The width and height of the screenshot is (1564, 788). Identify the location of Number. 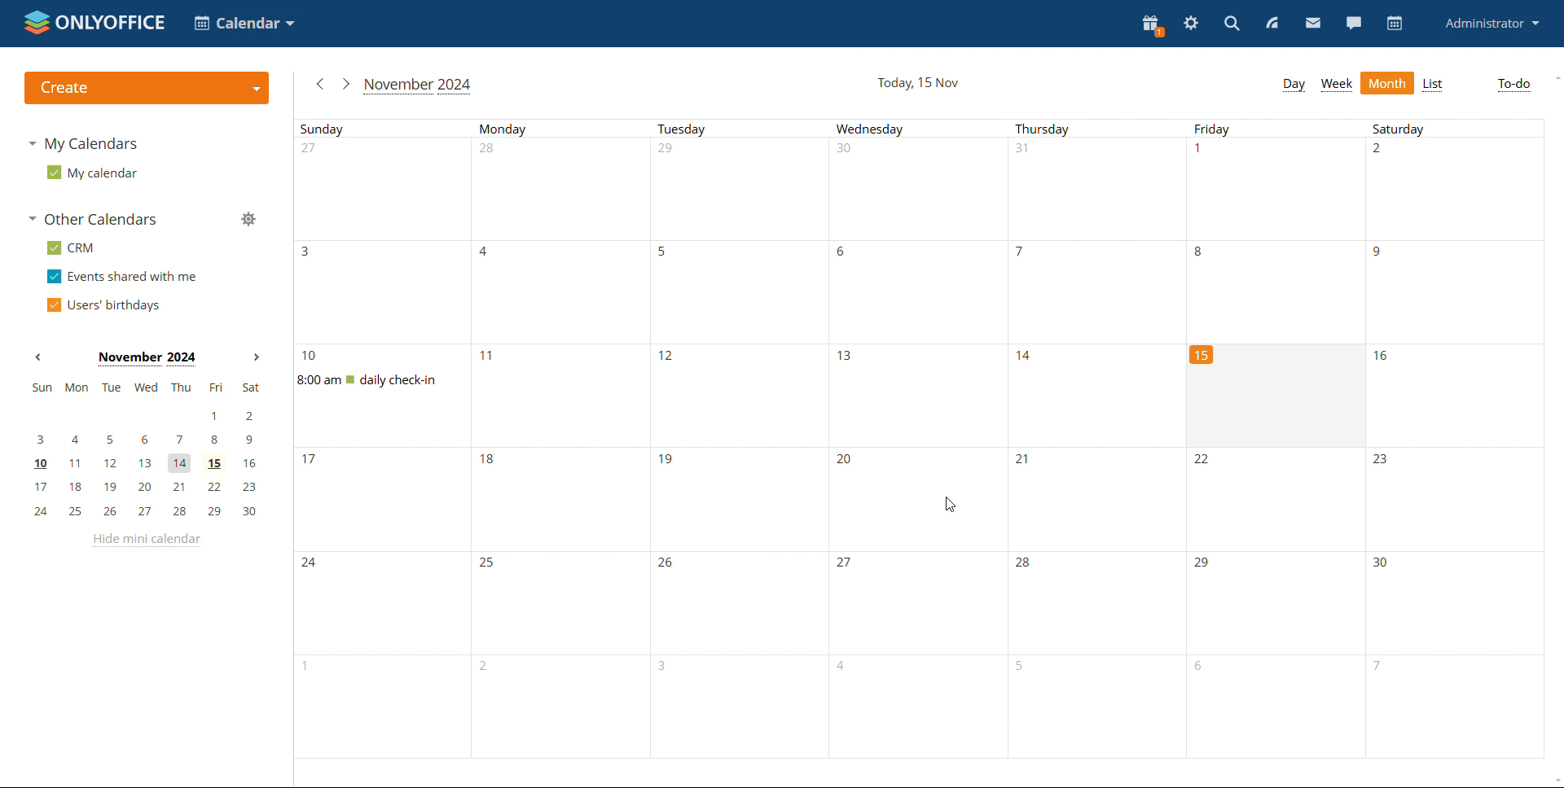
(851, 256).